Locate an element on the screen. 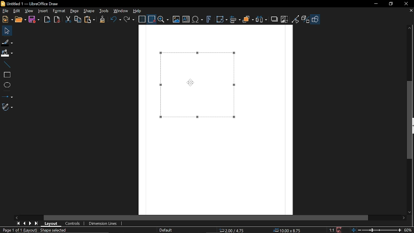 This screenshot has height=233, width=414. Position is located at coordinates (233, 230).